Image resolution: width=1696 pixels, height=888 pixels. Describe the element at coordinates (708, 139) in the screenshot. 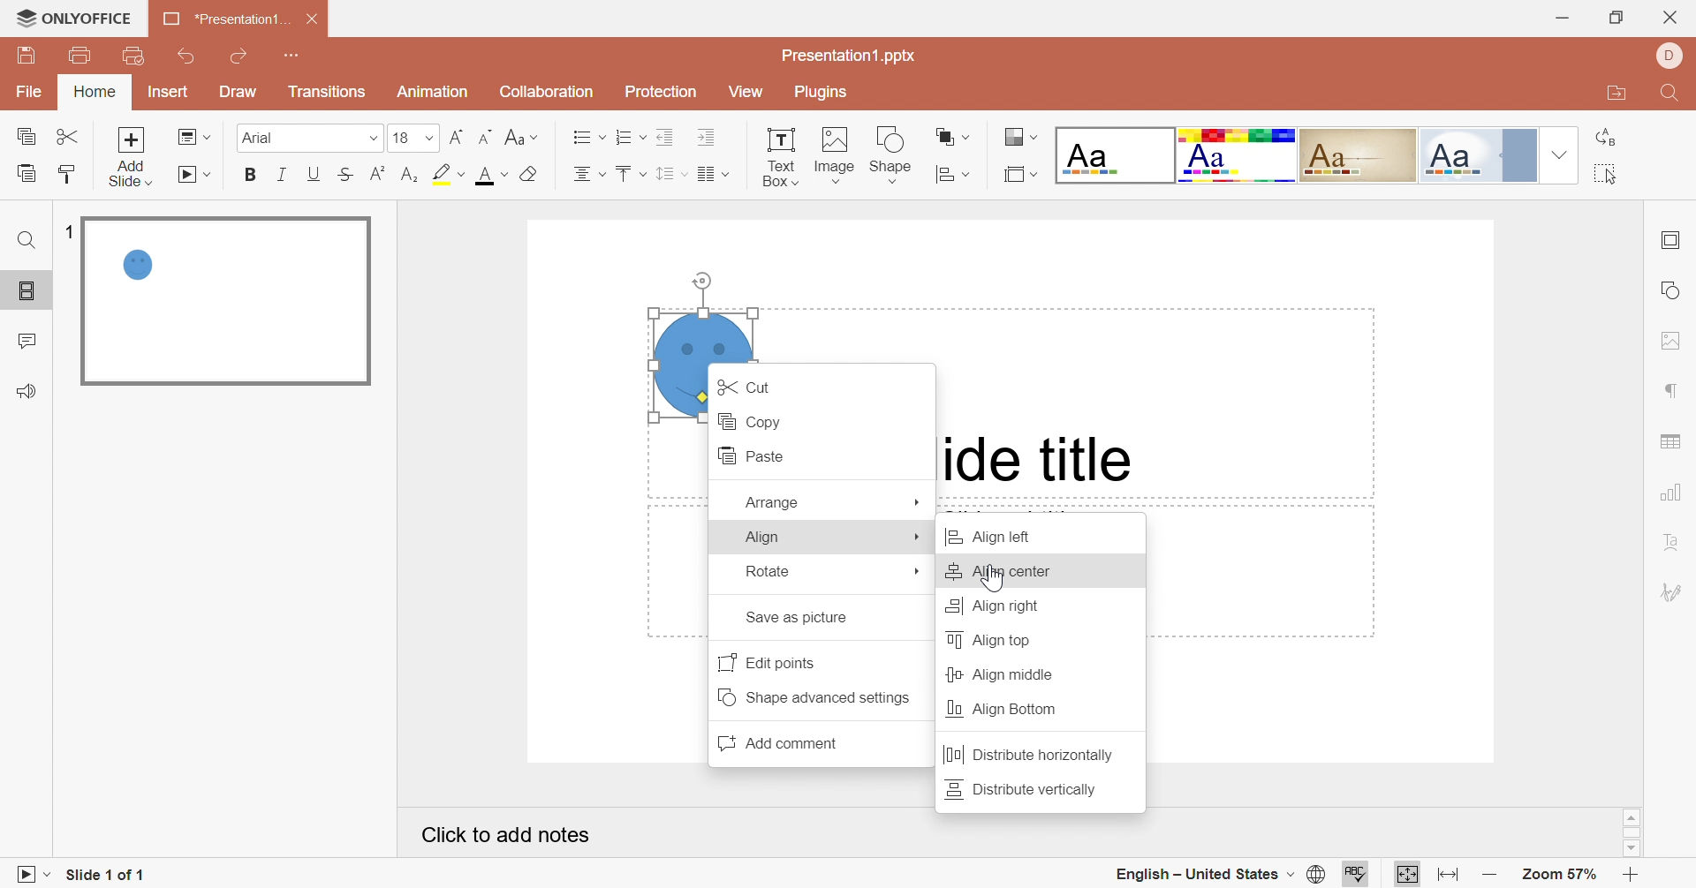

I see `Increase Indent` at that location.